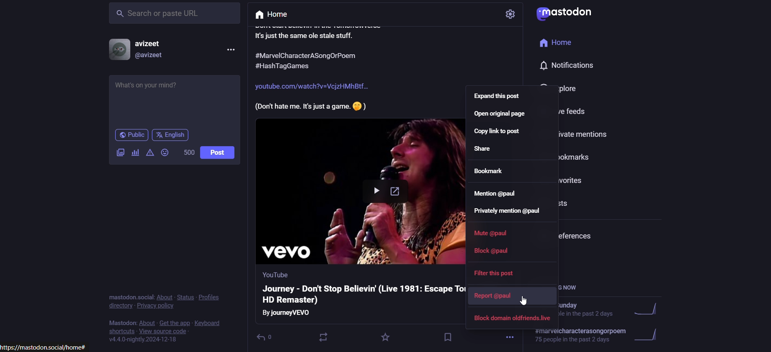 Image resolution: width=771 pixels, height=352 pixels. I want to click on , so click(564, 14).